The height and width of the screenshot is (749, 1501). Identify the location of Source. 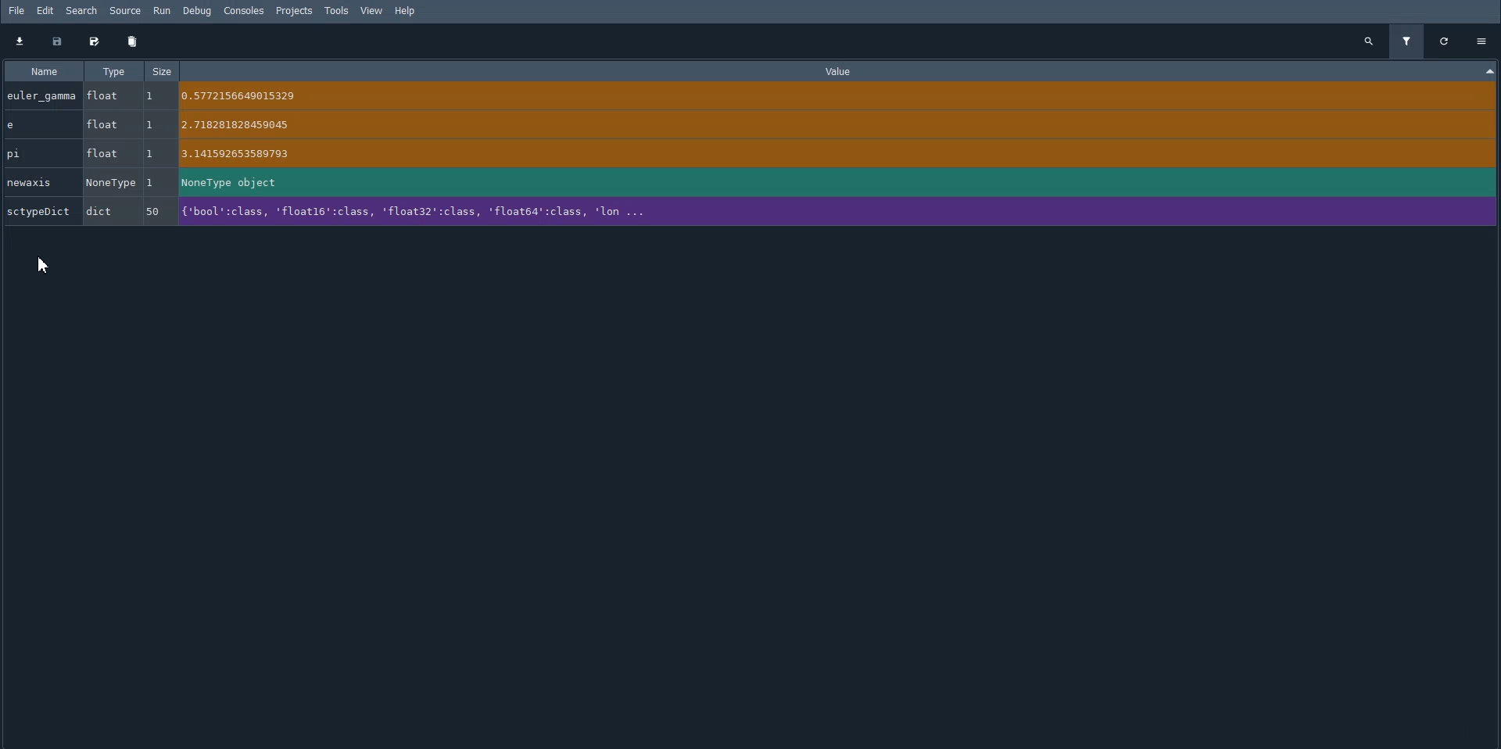
(124, 11).